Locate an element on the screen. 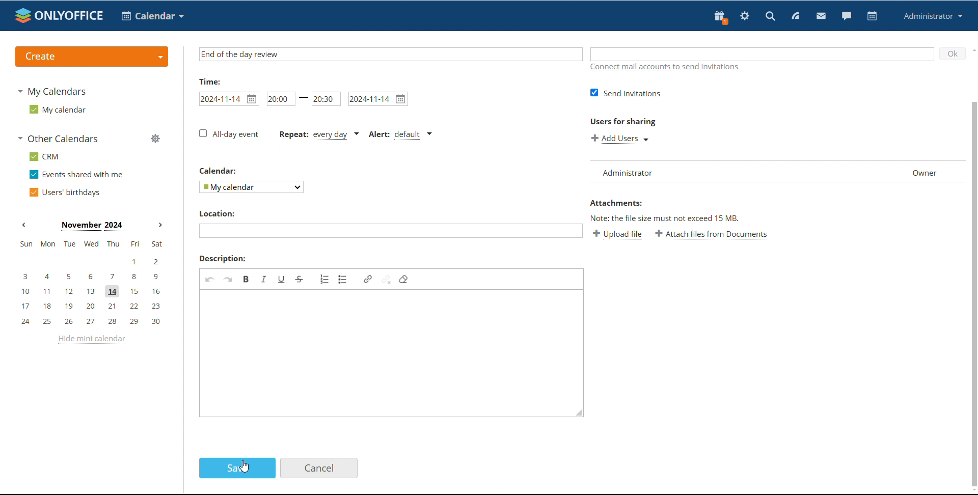 The height and width of the screenshot is (495, 978). Add description is located at coordinates (387, 349).